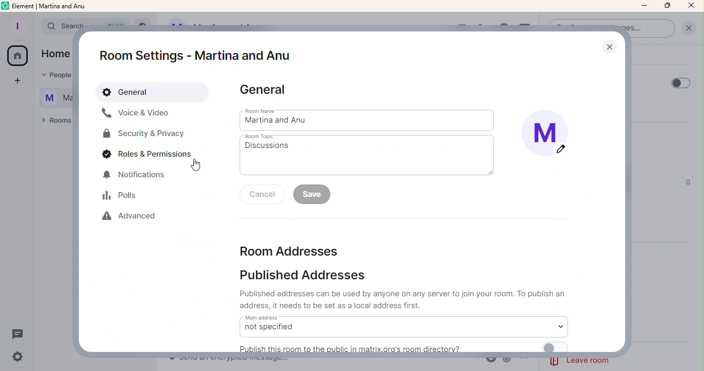  What do you see at coordinates (547, 133) in the screenshot?
I see `Display image` at bounding box center [547, 133].